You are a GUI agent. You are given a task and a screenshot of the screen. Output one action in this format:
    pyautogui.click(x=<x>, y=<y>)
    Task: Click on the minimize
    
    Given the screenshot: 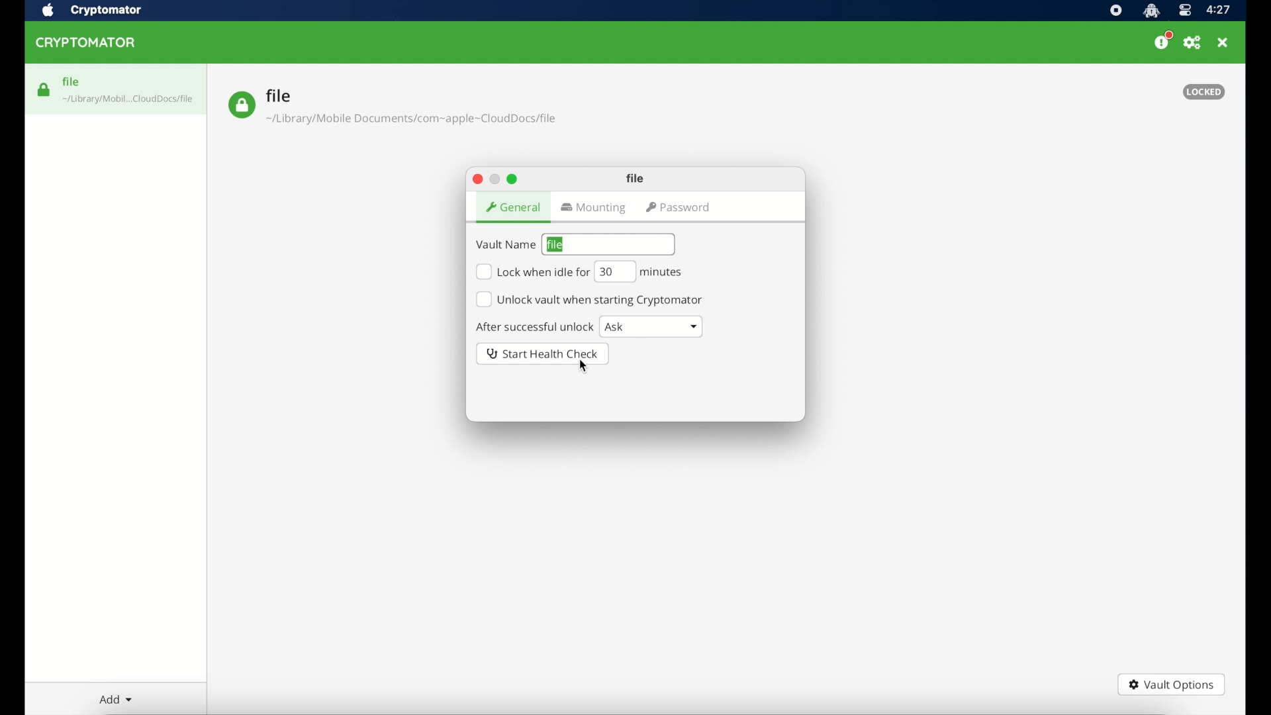 What is the action you would take?
    pyautogui.click(x=496, y=178)
    